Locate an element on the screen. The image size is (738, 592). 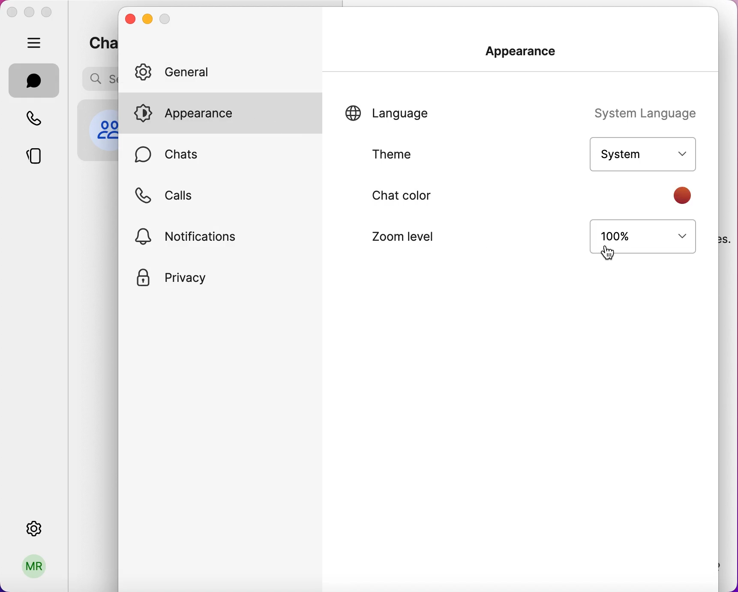
chats is located at coordinates (97, 42).